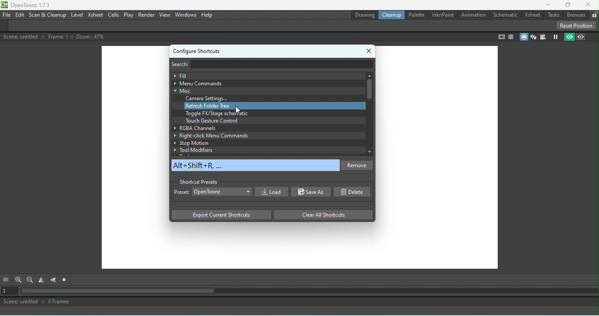 The width and height of the screenshot is (599, 316). I want to click on Scene: untitled :: Frame: 1 :: Zoom :47%, so click(55, 37).